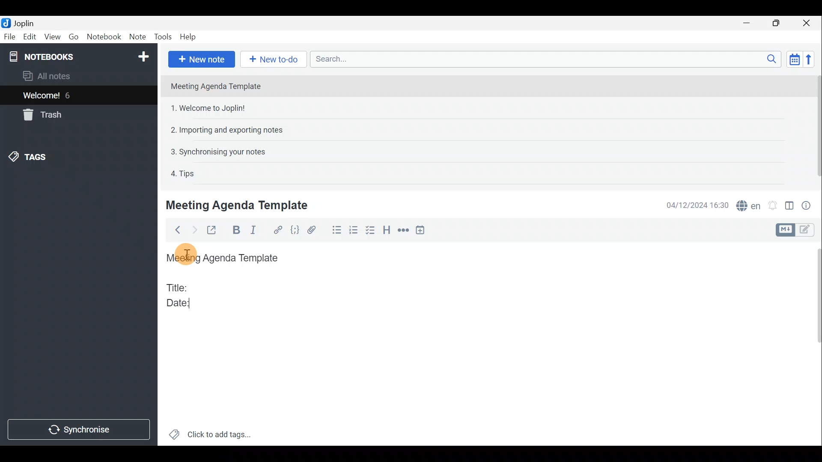  What do you see at coordinates (353, 231) in the screenshot?
I see `Numbered list` at bounding box center [353, 231].